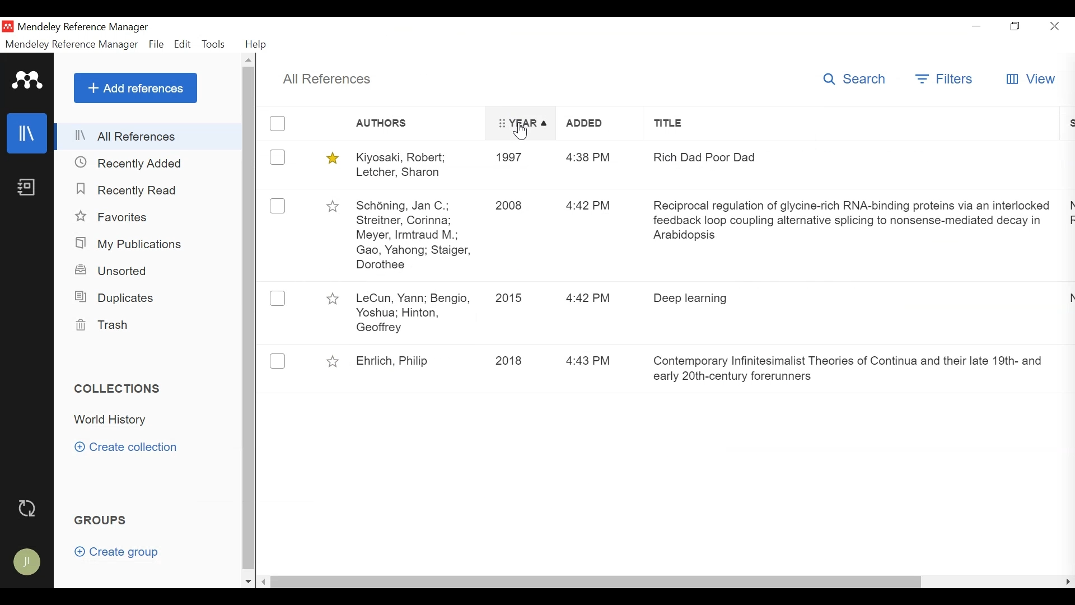 This screenshot has width=1075, height=605. I want to click on Search, so click(857, 79).